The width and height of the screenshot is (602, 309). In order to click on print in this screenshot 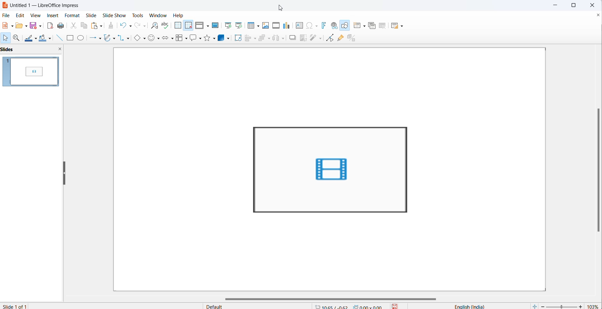, I will do `click(60, 26)`.